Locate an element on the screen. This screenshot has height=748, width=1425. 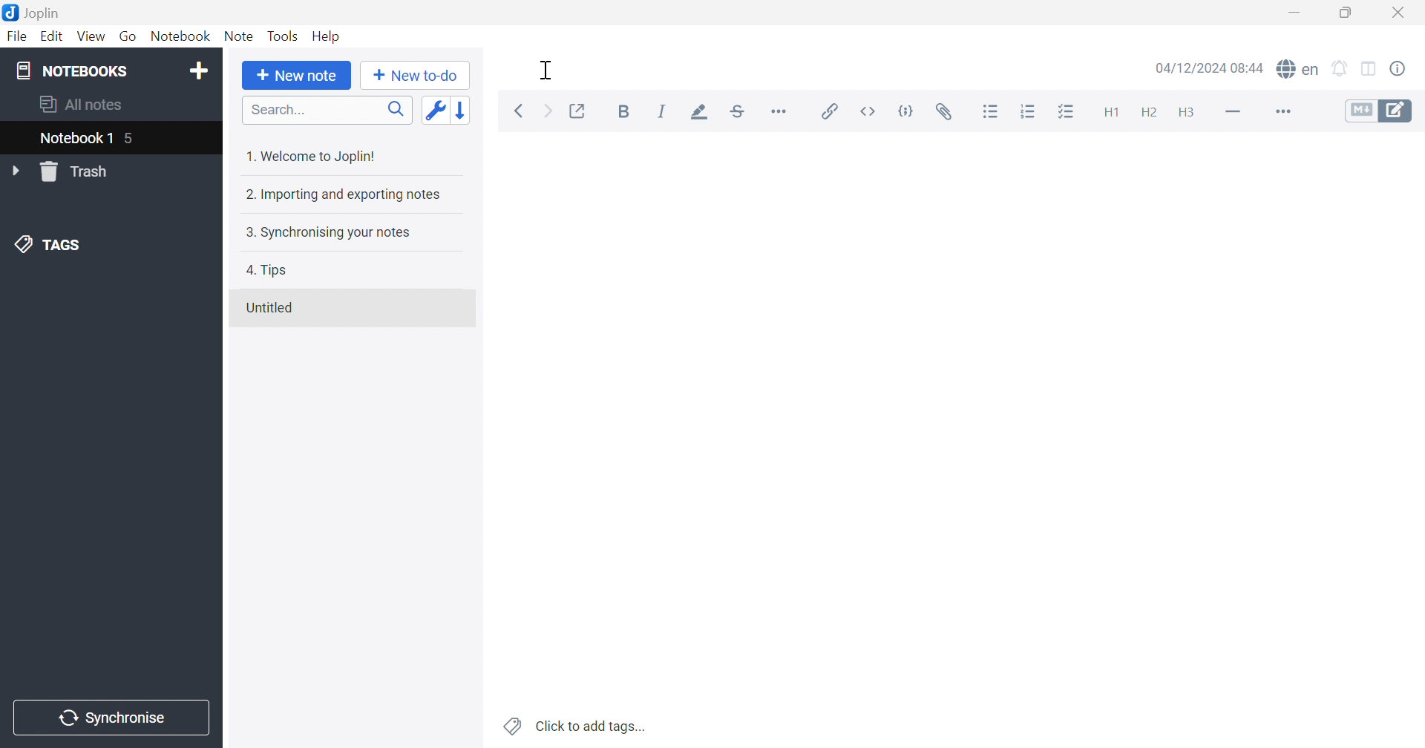
Strikethrough is located at coordinates (737, 111).